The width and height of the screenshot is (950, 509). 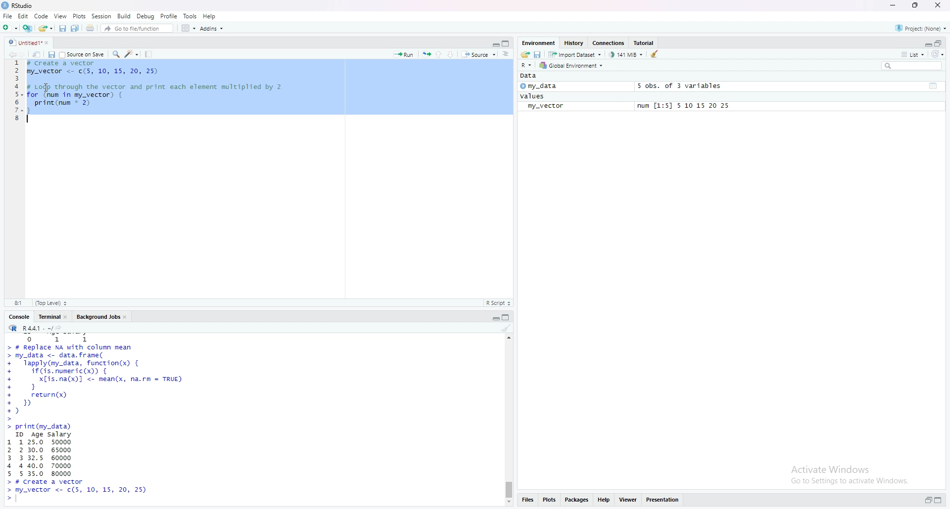 What do you see at coordinates (19, 499) in the screenshot?
I see `text curser` at bounding box center [19, 499].